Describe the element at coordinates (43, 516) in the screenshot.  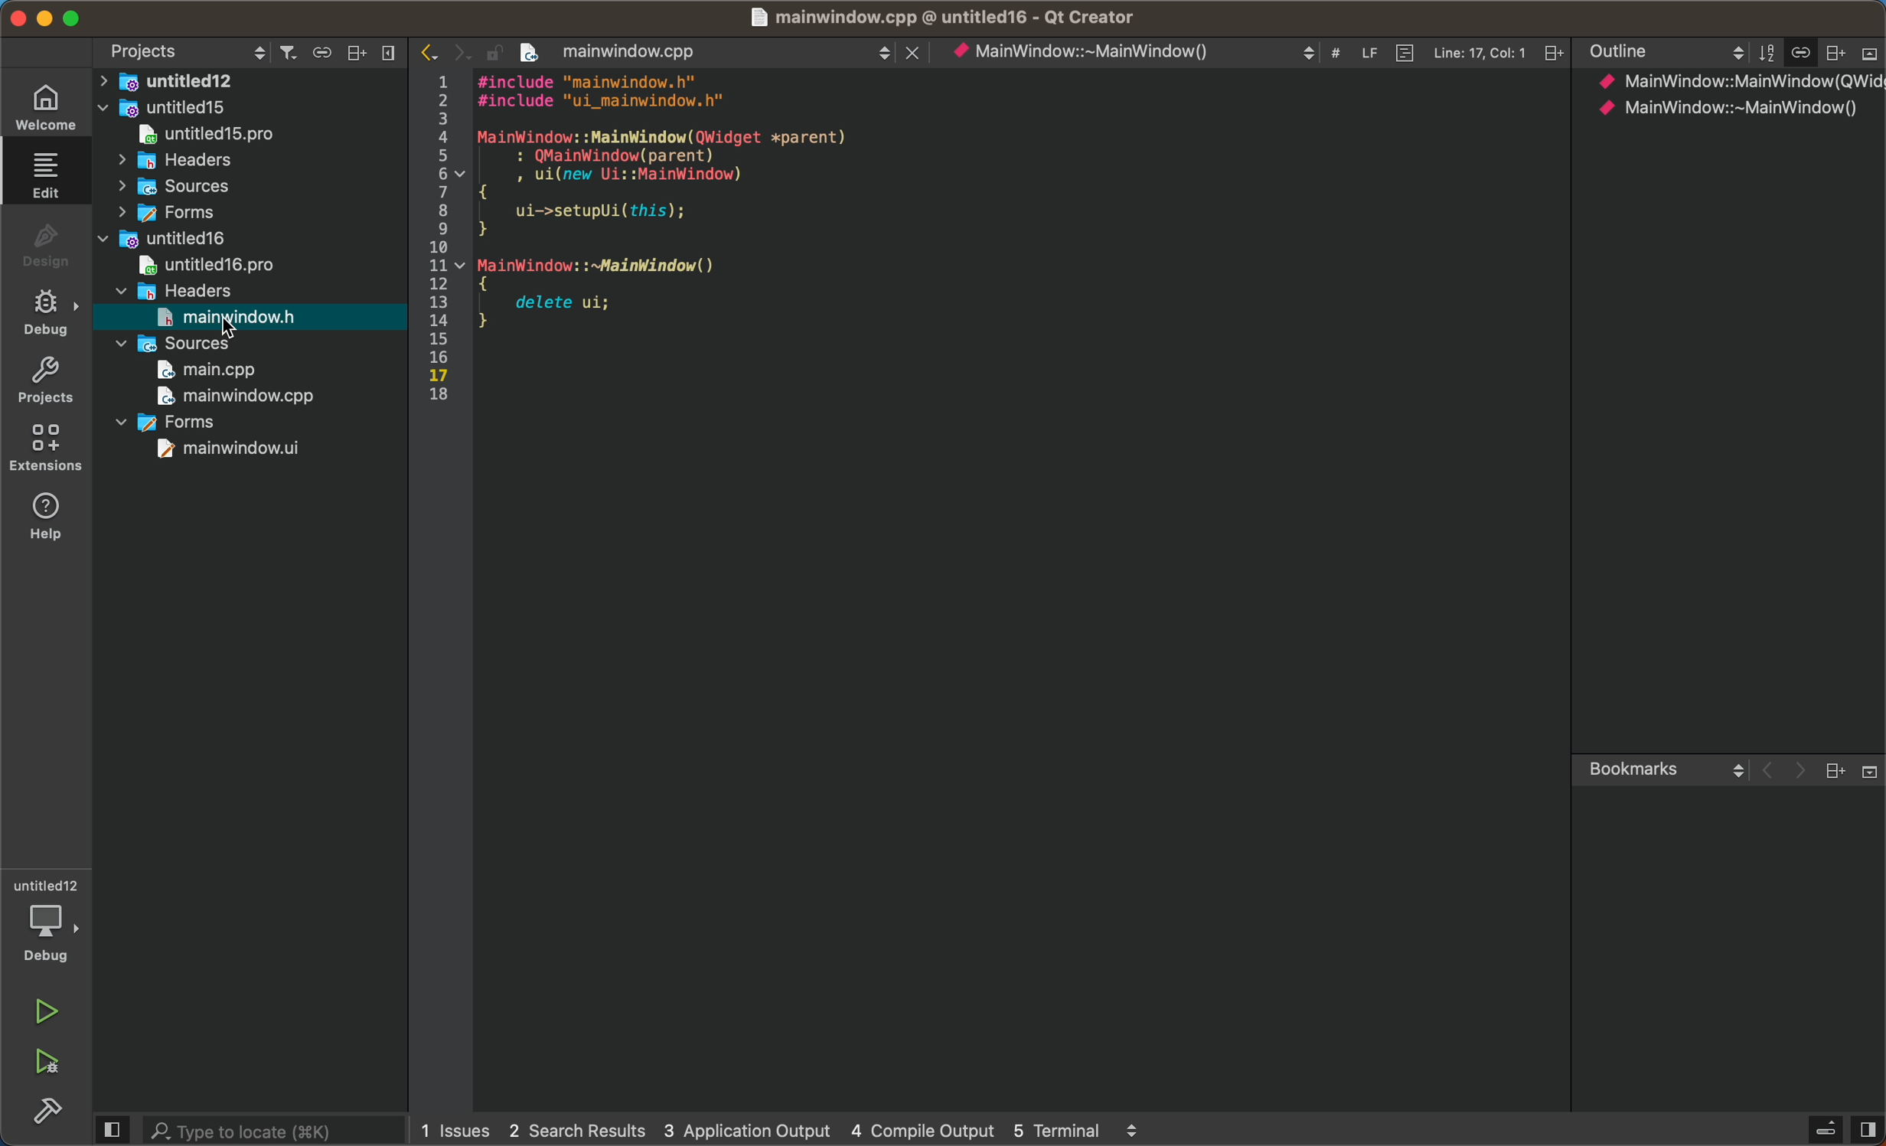
I see `help` at that location.